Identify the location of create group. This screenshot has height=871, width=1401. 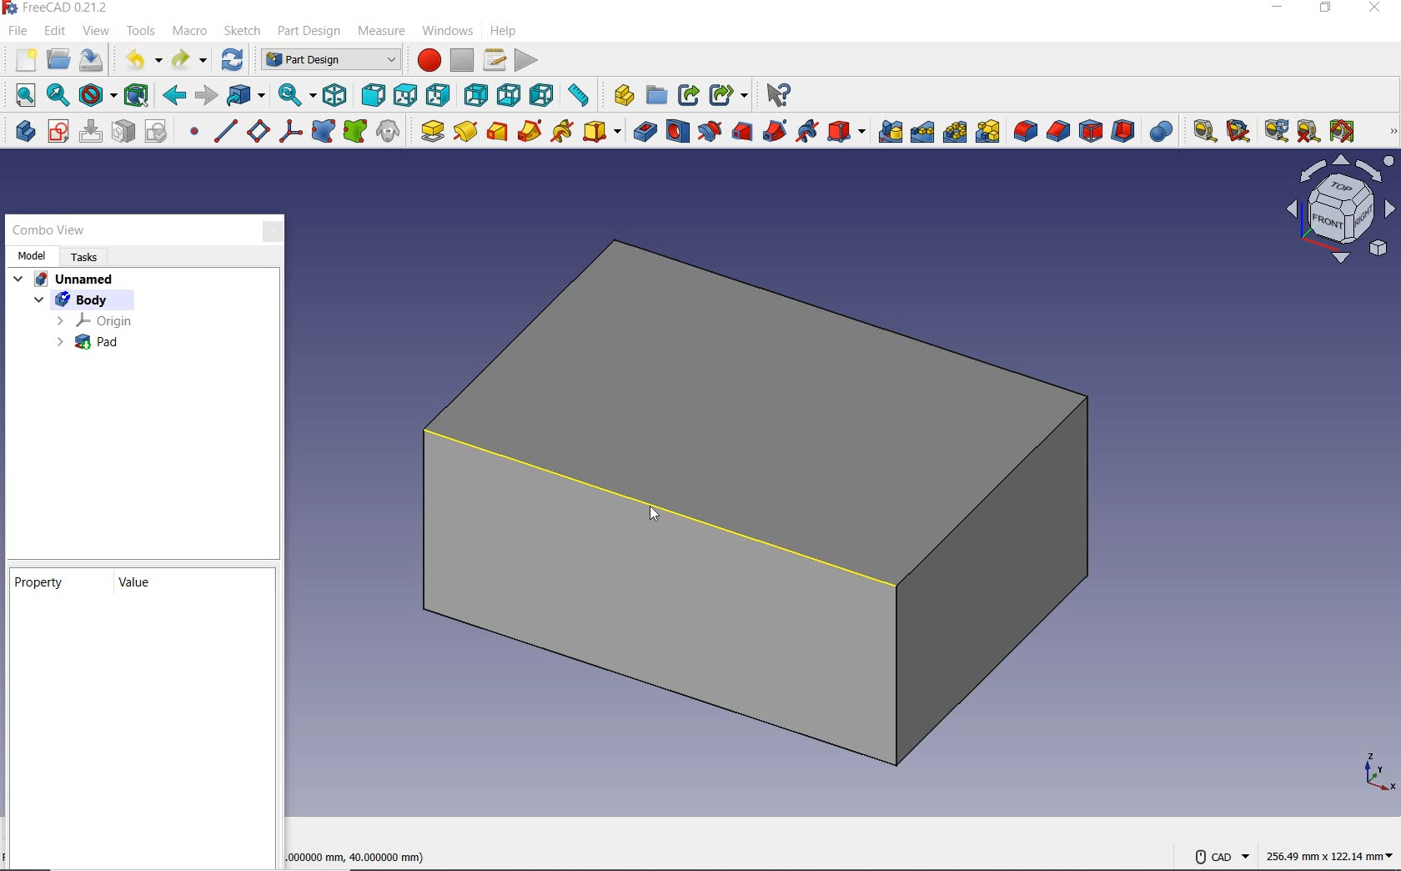
(655, 96).